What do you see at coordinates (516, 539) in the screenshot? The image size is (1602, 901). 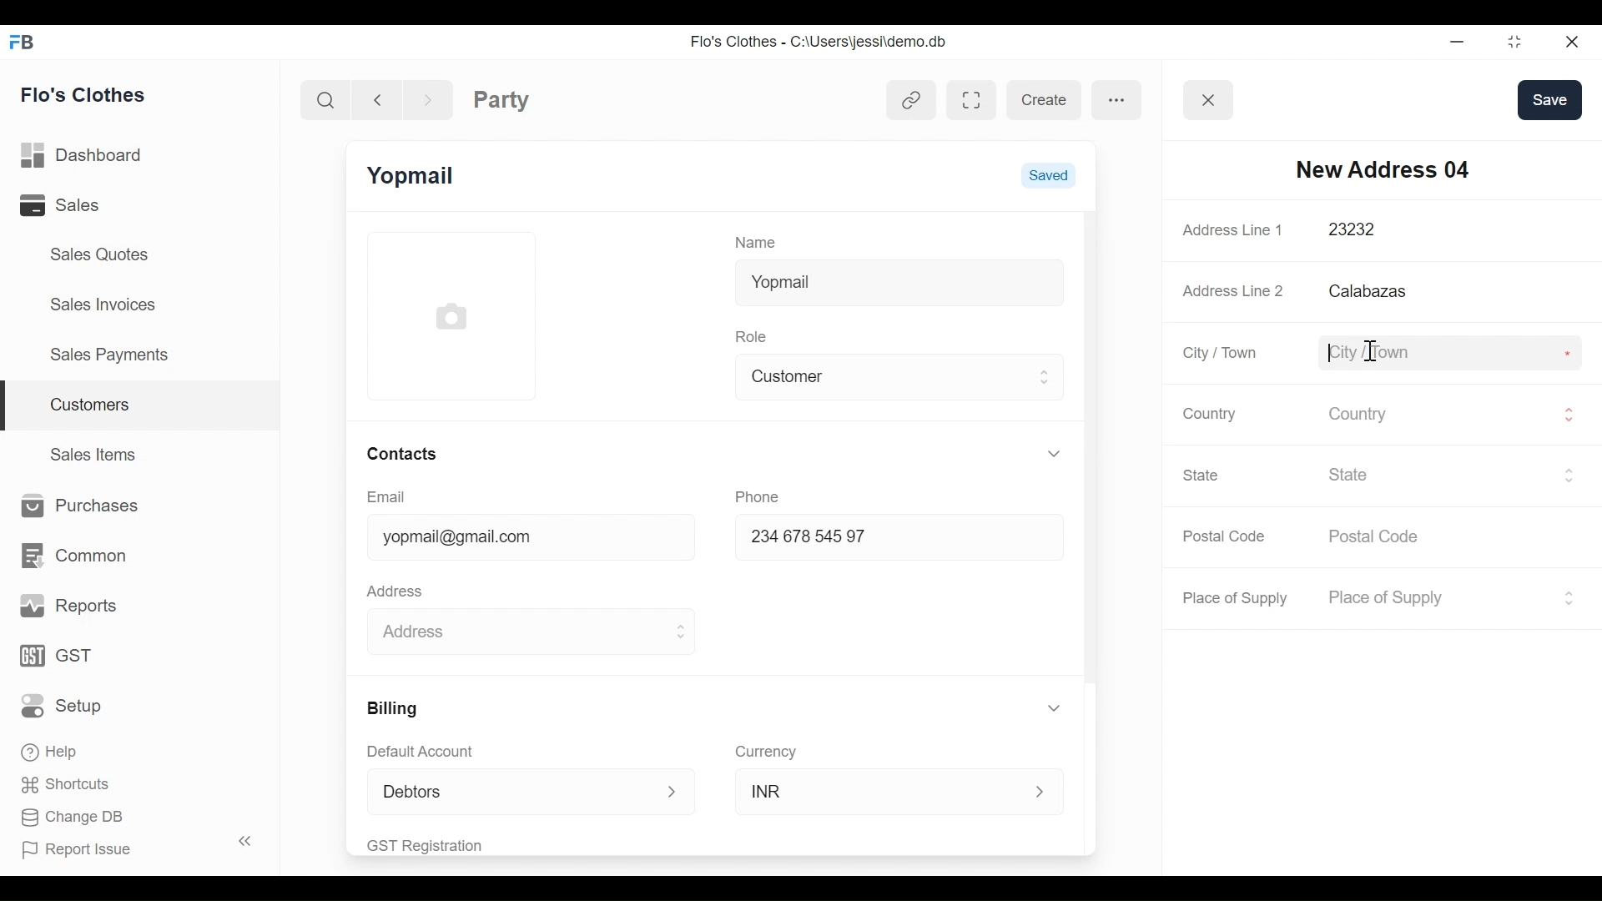 I see `yopmail@gmail.com` at bounding box center [516, 539].